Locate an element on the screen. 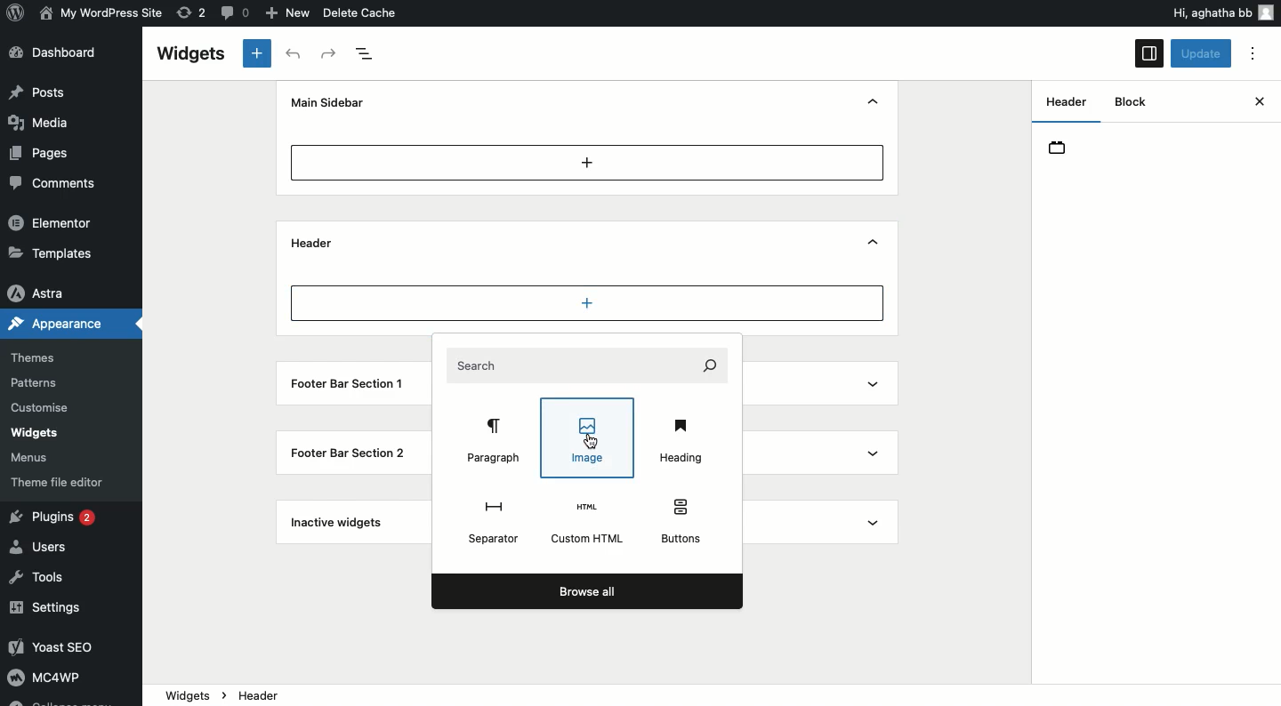 The height and width of the screenshot is (706, 1281). Themes is located at coordinates (33, 358).